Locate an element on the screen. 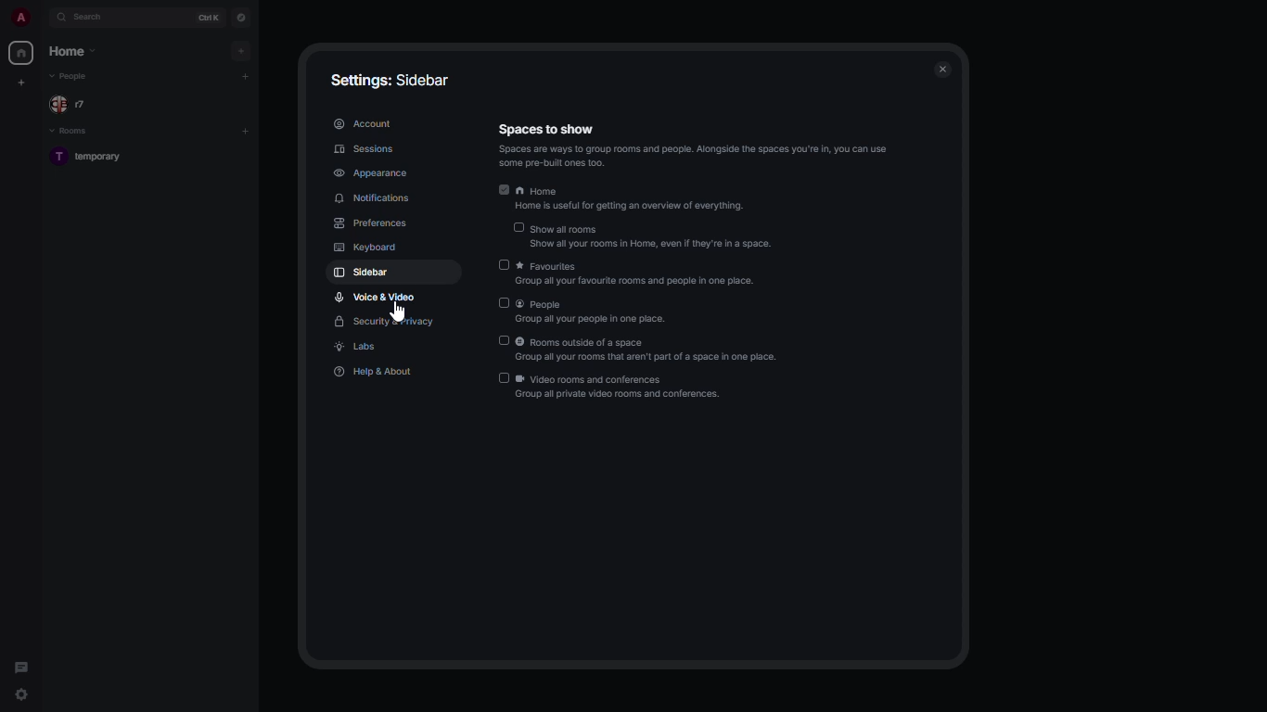 This screenshot has width=1267, height=712. ctrl K is located at coordinates (210, 18).